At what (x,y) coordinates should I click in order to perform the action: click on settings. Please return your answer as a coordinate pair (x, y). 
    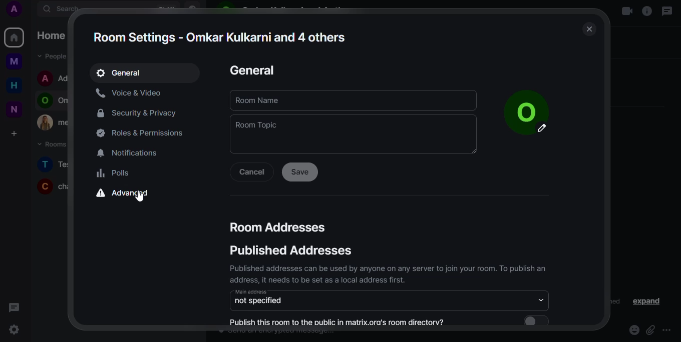
    Looking at the image, I should click on (15, 330).